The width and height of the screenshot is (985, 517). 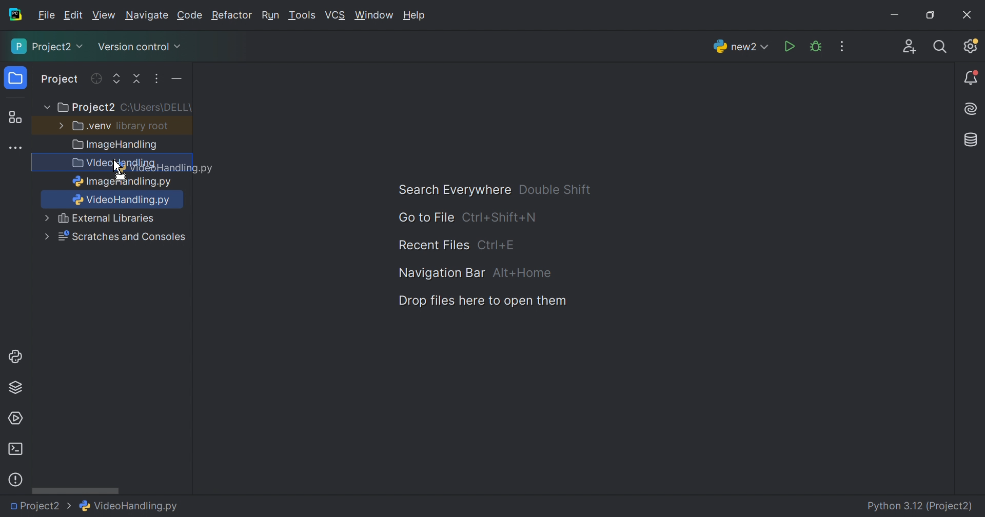 I want to click on Ctrl+Shuft+N, so click(x=499, y=218).